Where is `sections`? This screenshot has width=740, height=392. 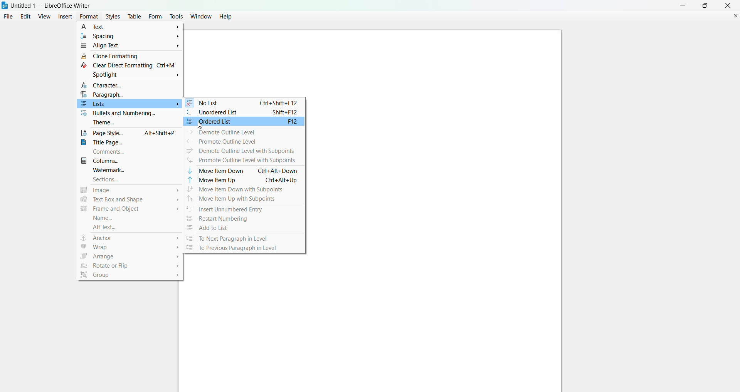
sections is located at coordinates (103, 180).